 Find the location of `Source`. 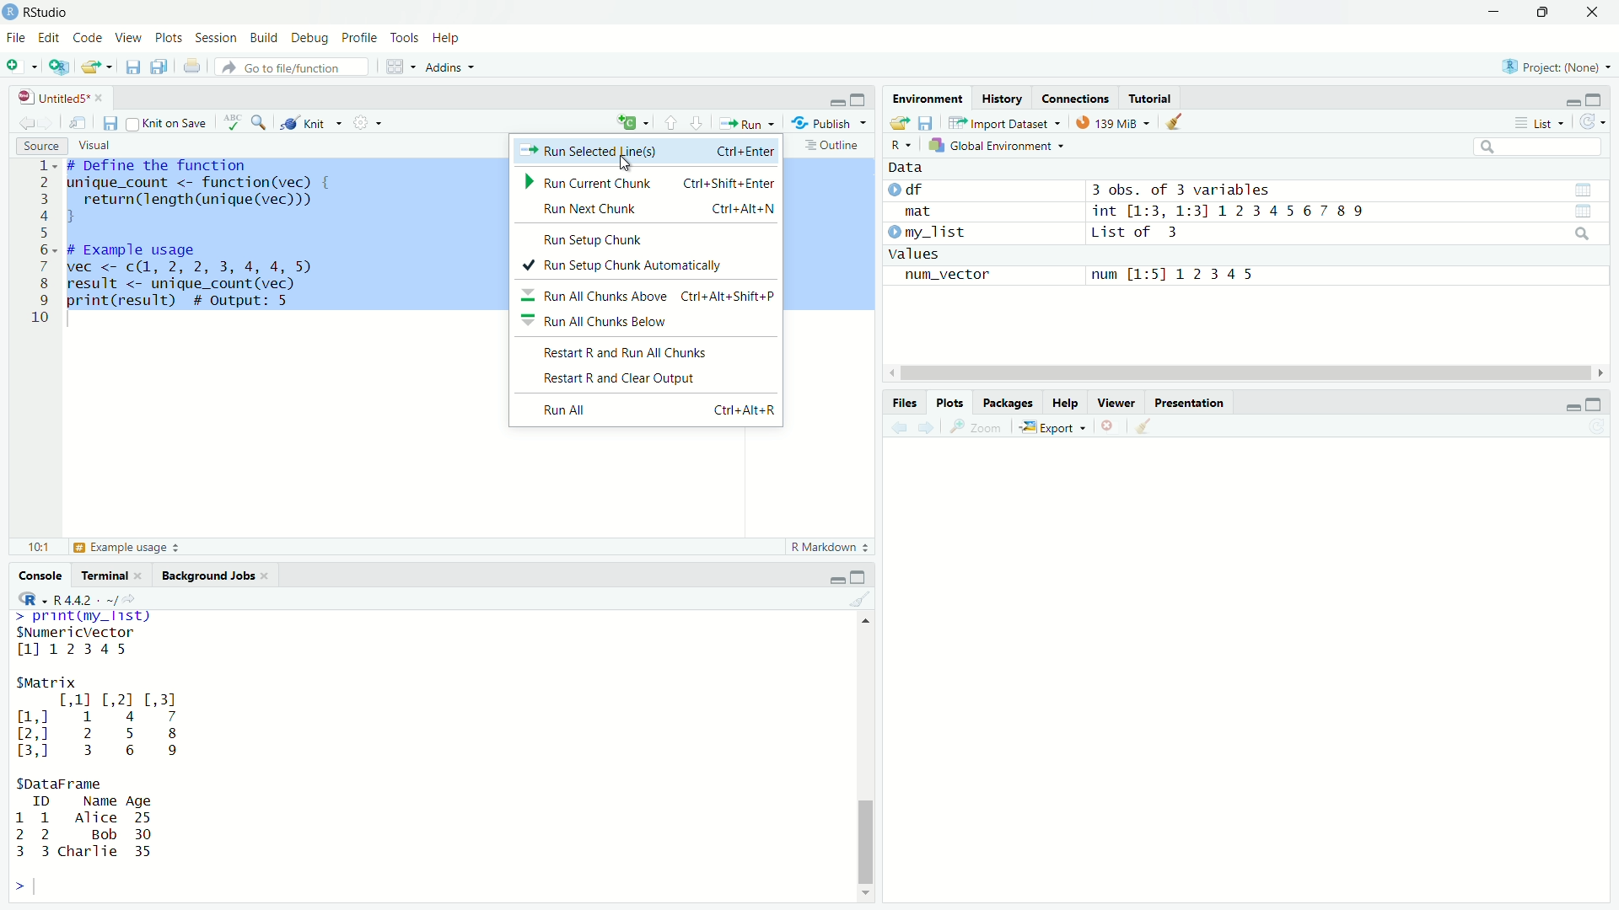

Source is located at coordinates (39, 145).